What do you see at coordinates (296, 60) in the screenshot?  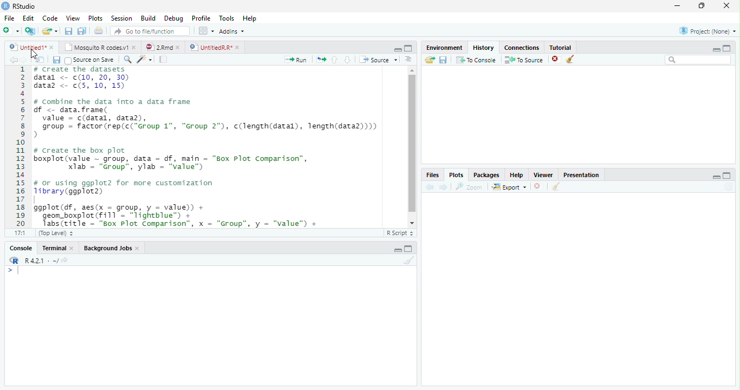 I see `Run` at bounding box center [296, 60].